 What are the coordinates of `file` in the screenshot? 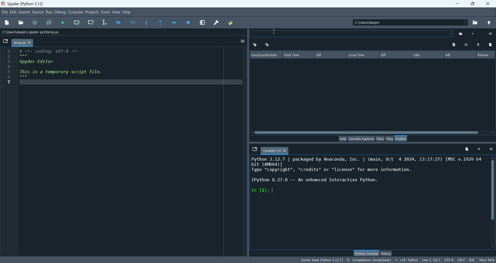 It's located at (5, 13).